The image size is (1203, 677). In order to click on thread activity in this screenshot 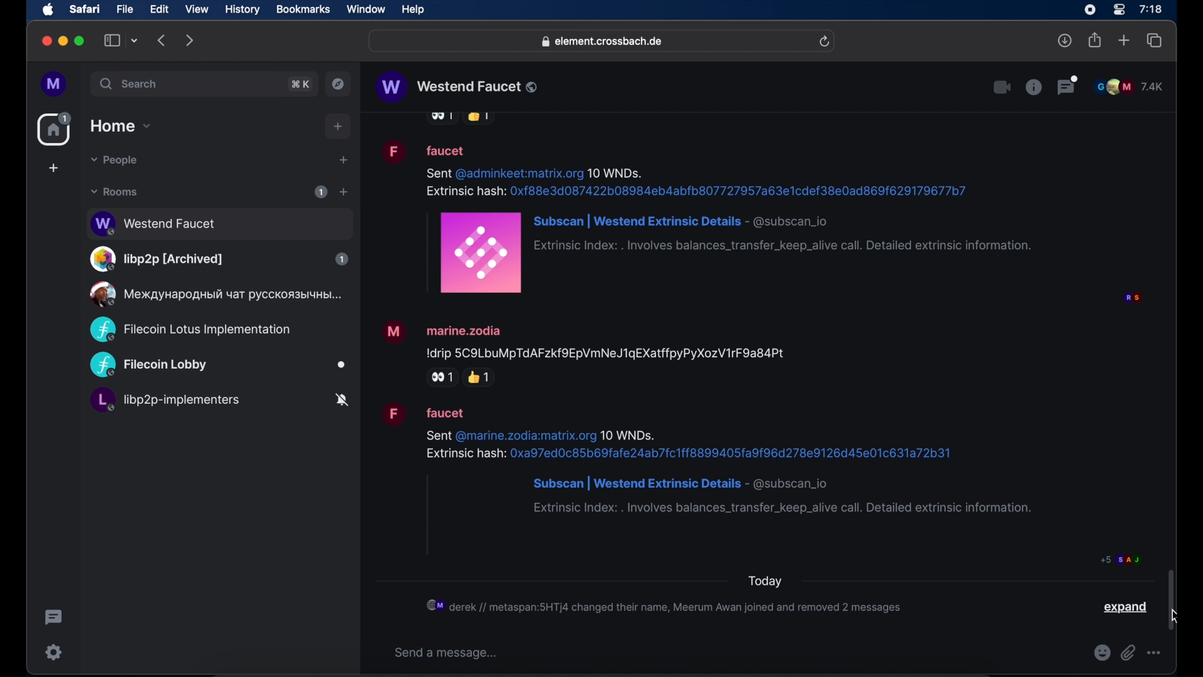, I will do `click(55, 617)`.